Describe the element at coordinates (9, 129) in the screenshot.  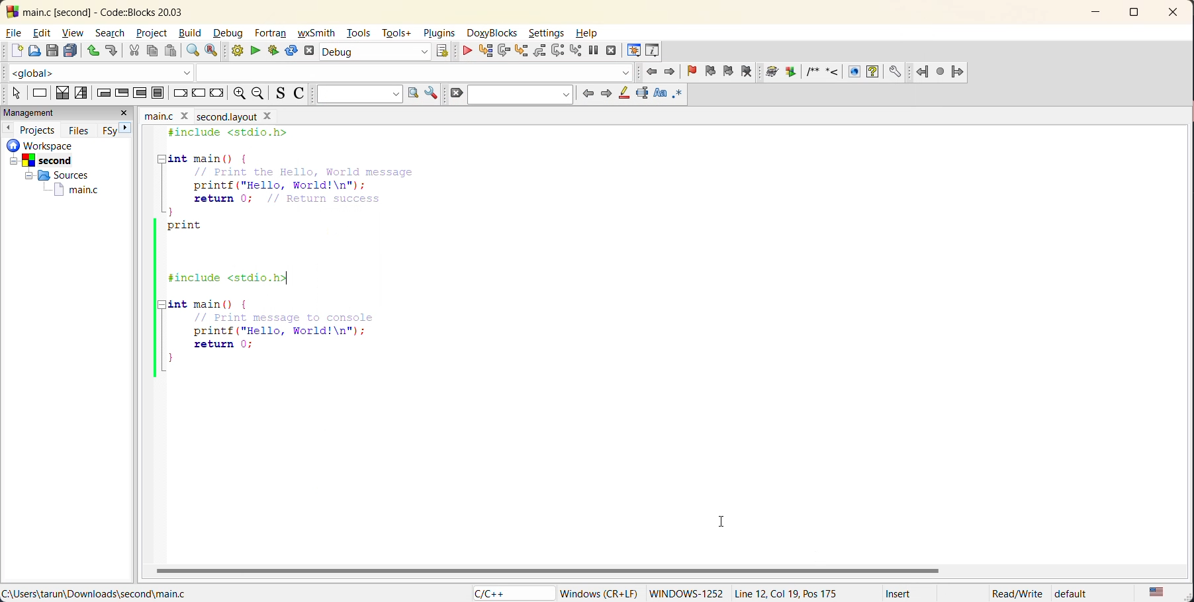
I see `previous` at that location.